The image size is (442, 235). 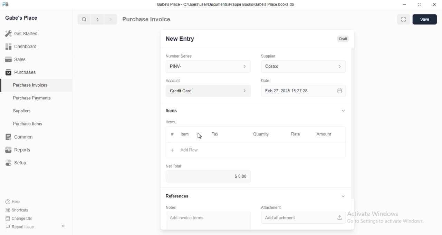 What do you see at coordinates (261, 134) in the screenshot?
I see `Quantity` at bounding box center [261, 134].